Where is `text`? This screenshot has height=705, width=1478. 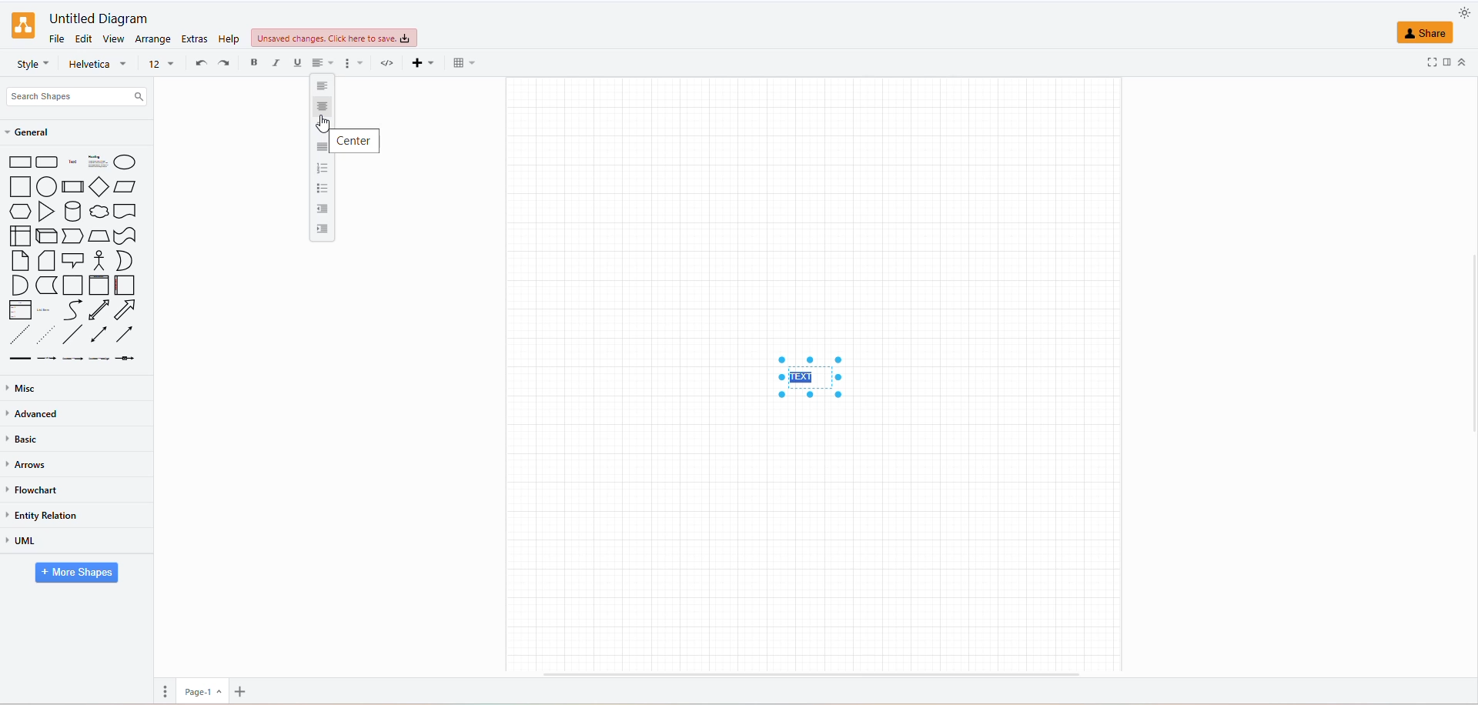 text is located at coordinates (809, 376).